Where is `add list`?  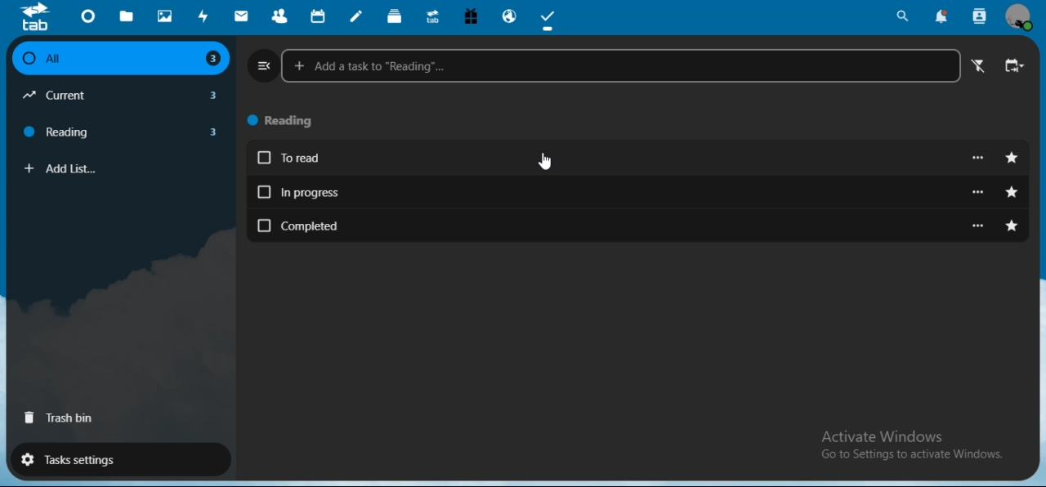
add list is located at coordinates (127, 169).